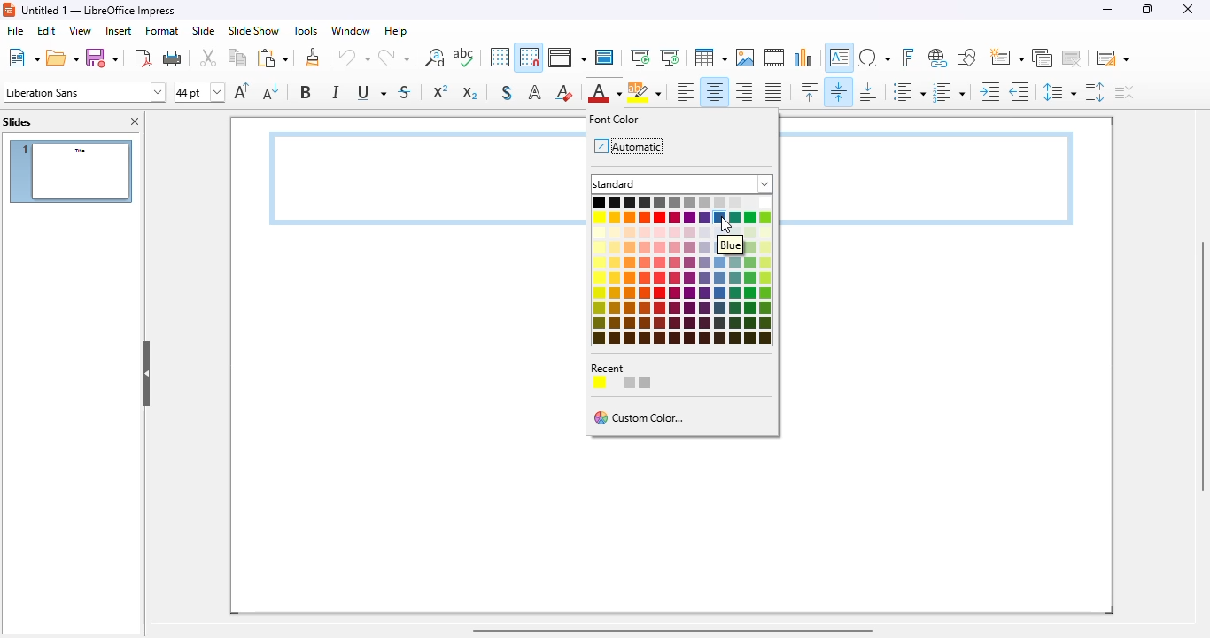 Image resolution: width=1210 pixels, height=638 pixels. Describe the element at coordinates (1113, 58) in the screenshot. I see `slide layout` at that location.